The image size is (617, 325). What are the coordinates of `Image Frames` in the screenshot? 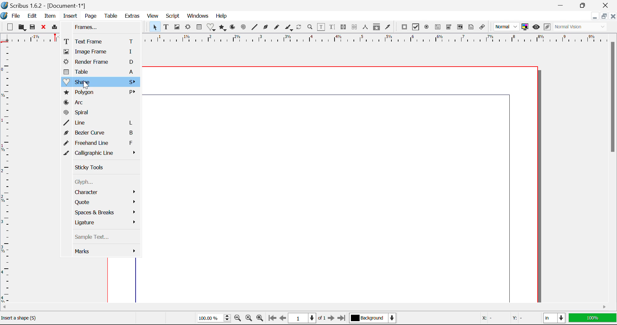 It's located at (177, 27).